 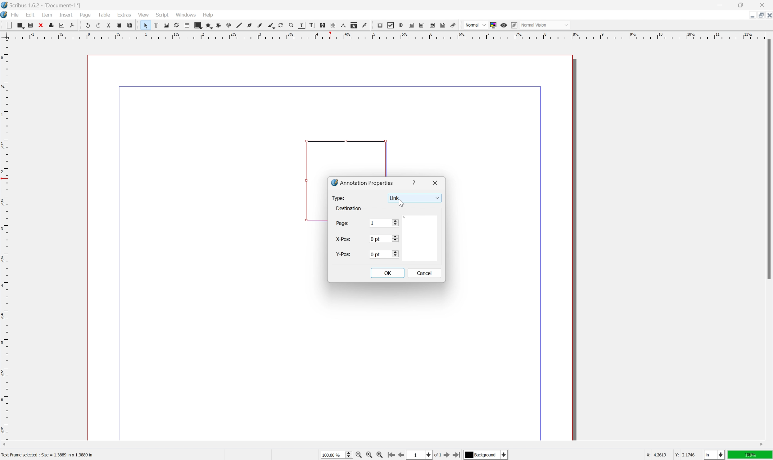 I want to click on toggle color management system, so click(x=493, y=25).